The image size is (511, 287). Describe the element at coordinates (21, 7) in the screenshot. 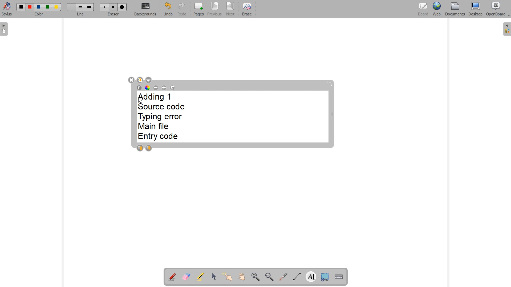

I see `Color 1` at that location.